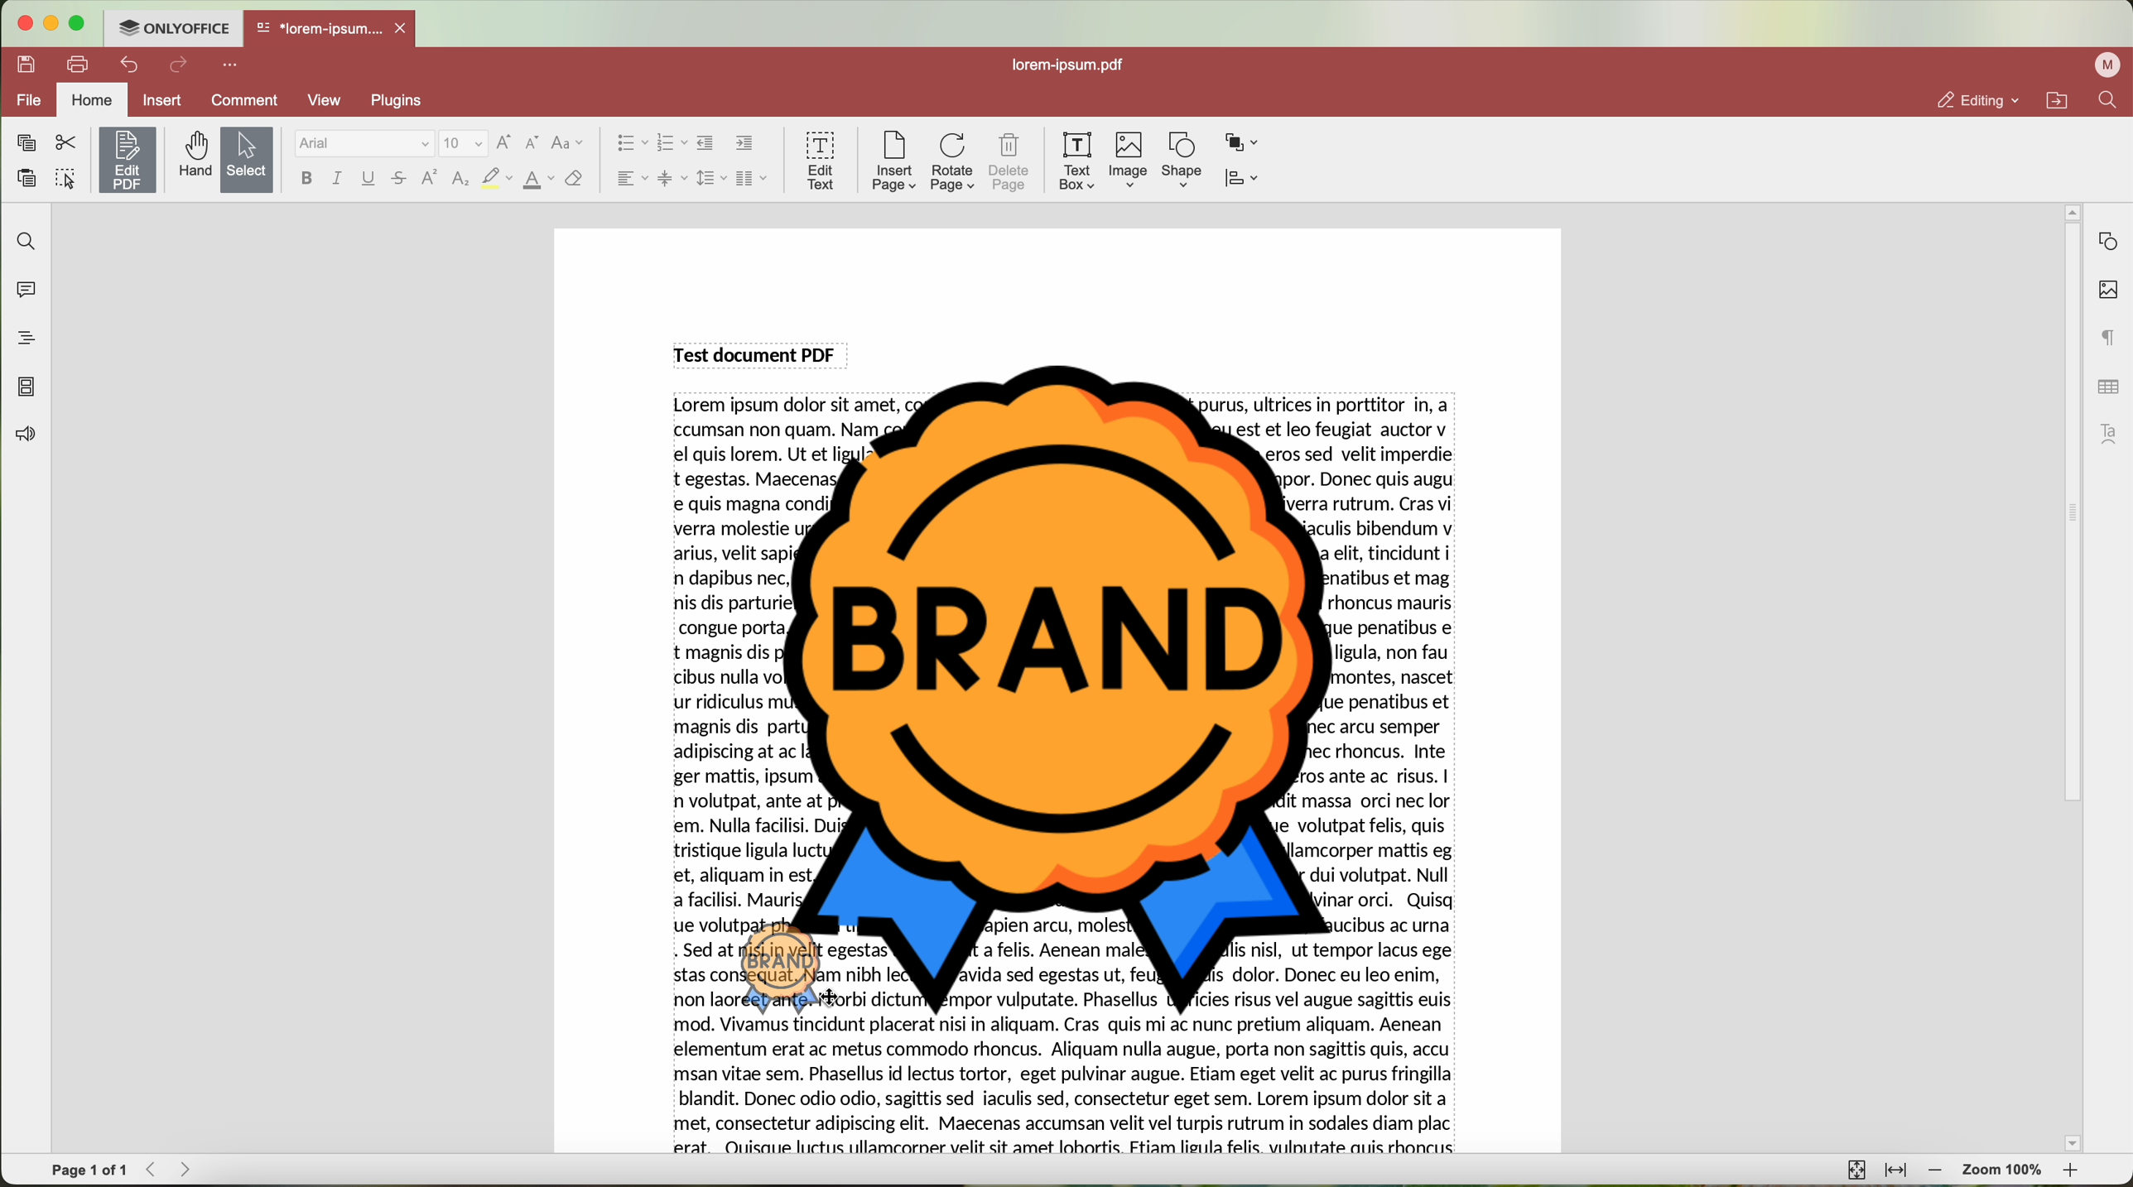 The height and width of the screenshot is (1187, 2133). What do you see at coordinates (248, 161) in the screenshot?
I see `select` at bounding box center [248, 161].